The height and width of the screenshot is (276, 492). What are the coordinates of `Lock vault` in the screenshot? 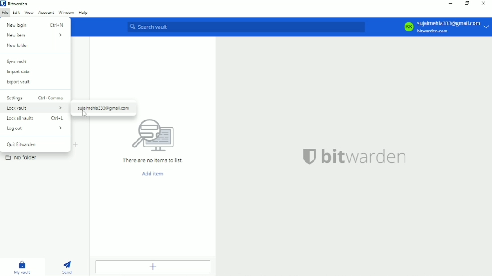 It's located at (35, 108).